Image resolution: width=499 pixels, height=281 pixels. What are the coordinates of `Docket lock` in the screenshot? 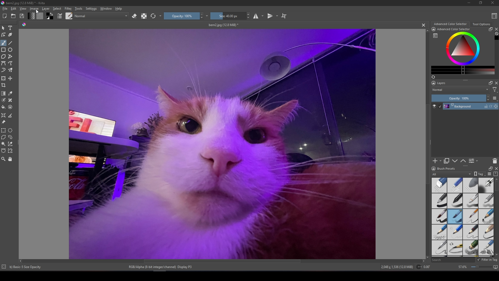 It's located at (434, 83).